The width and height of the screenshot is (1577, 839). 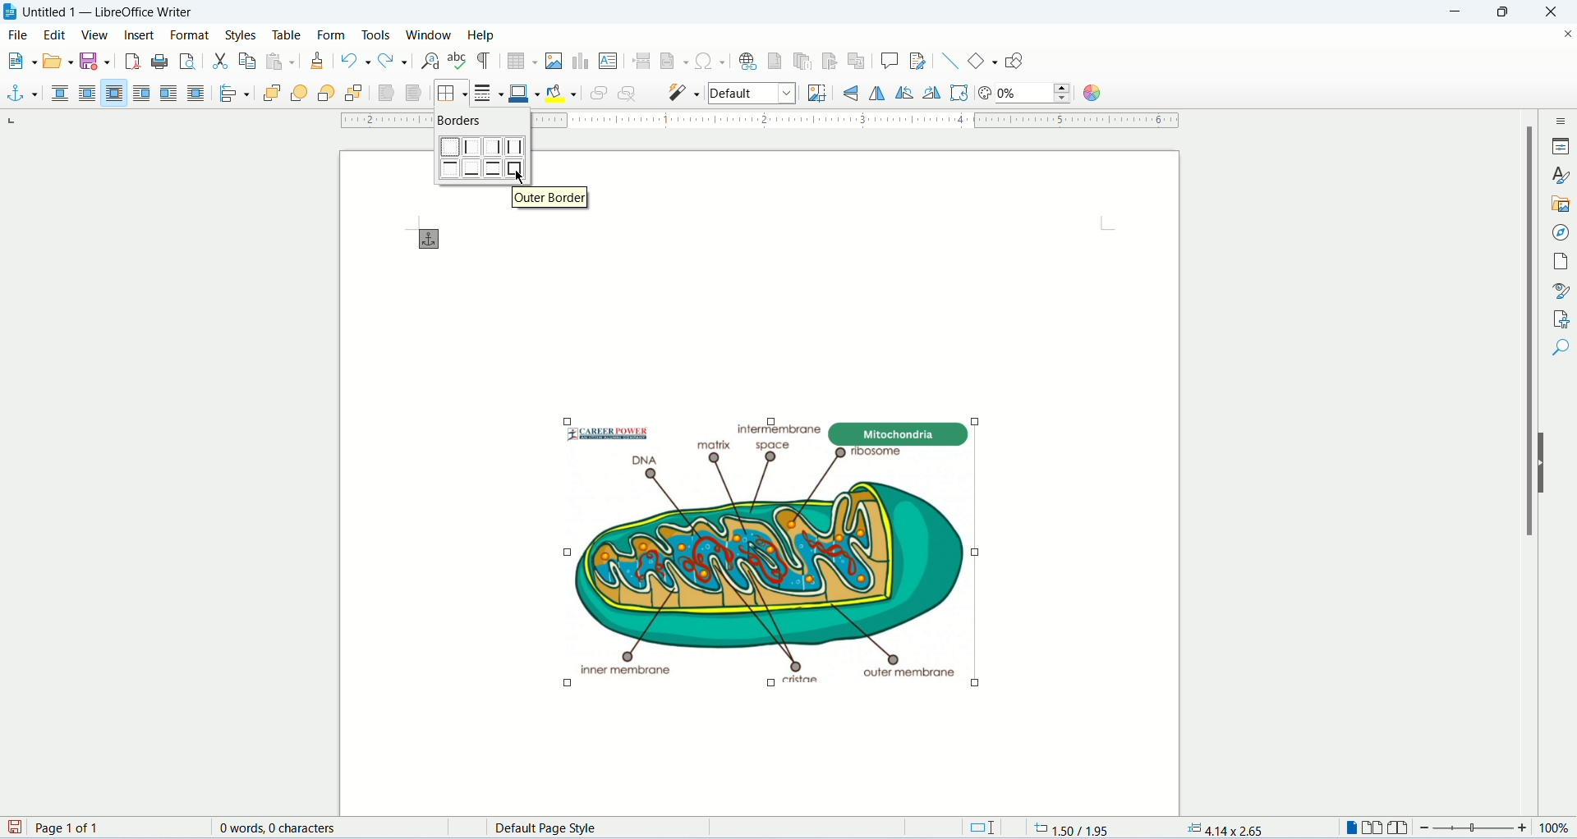 What do you see at coordinates (753, 94) in the screenshot?
I see `image mode` at bounding box center [753, 94].